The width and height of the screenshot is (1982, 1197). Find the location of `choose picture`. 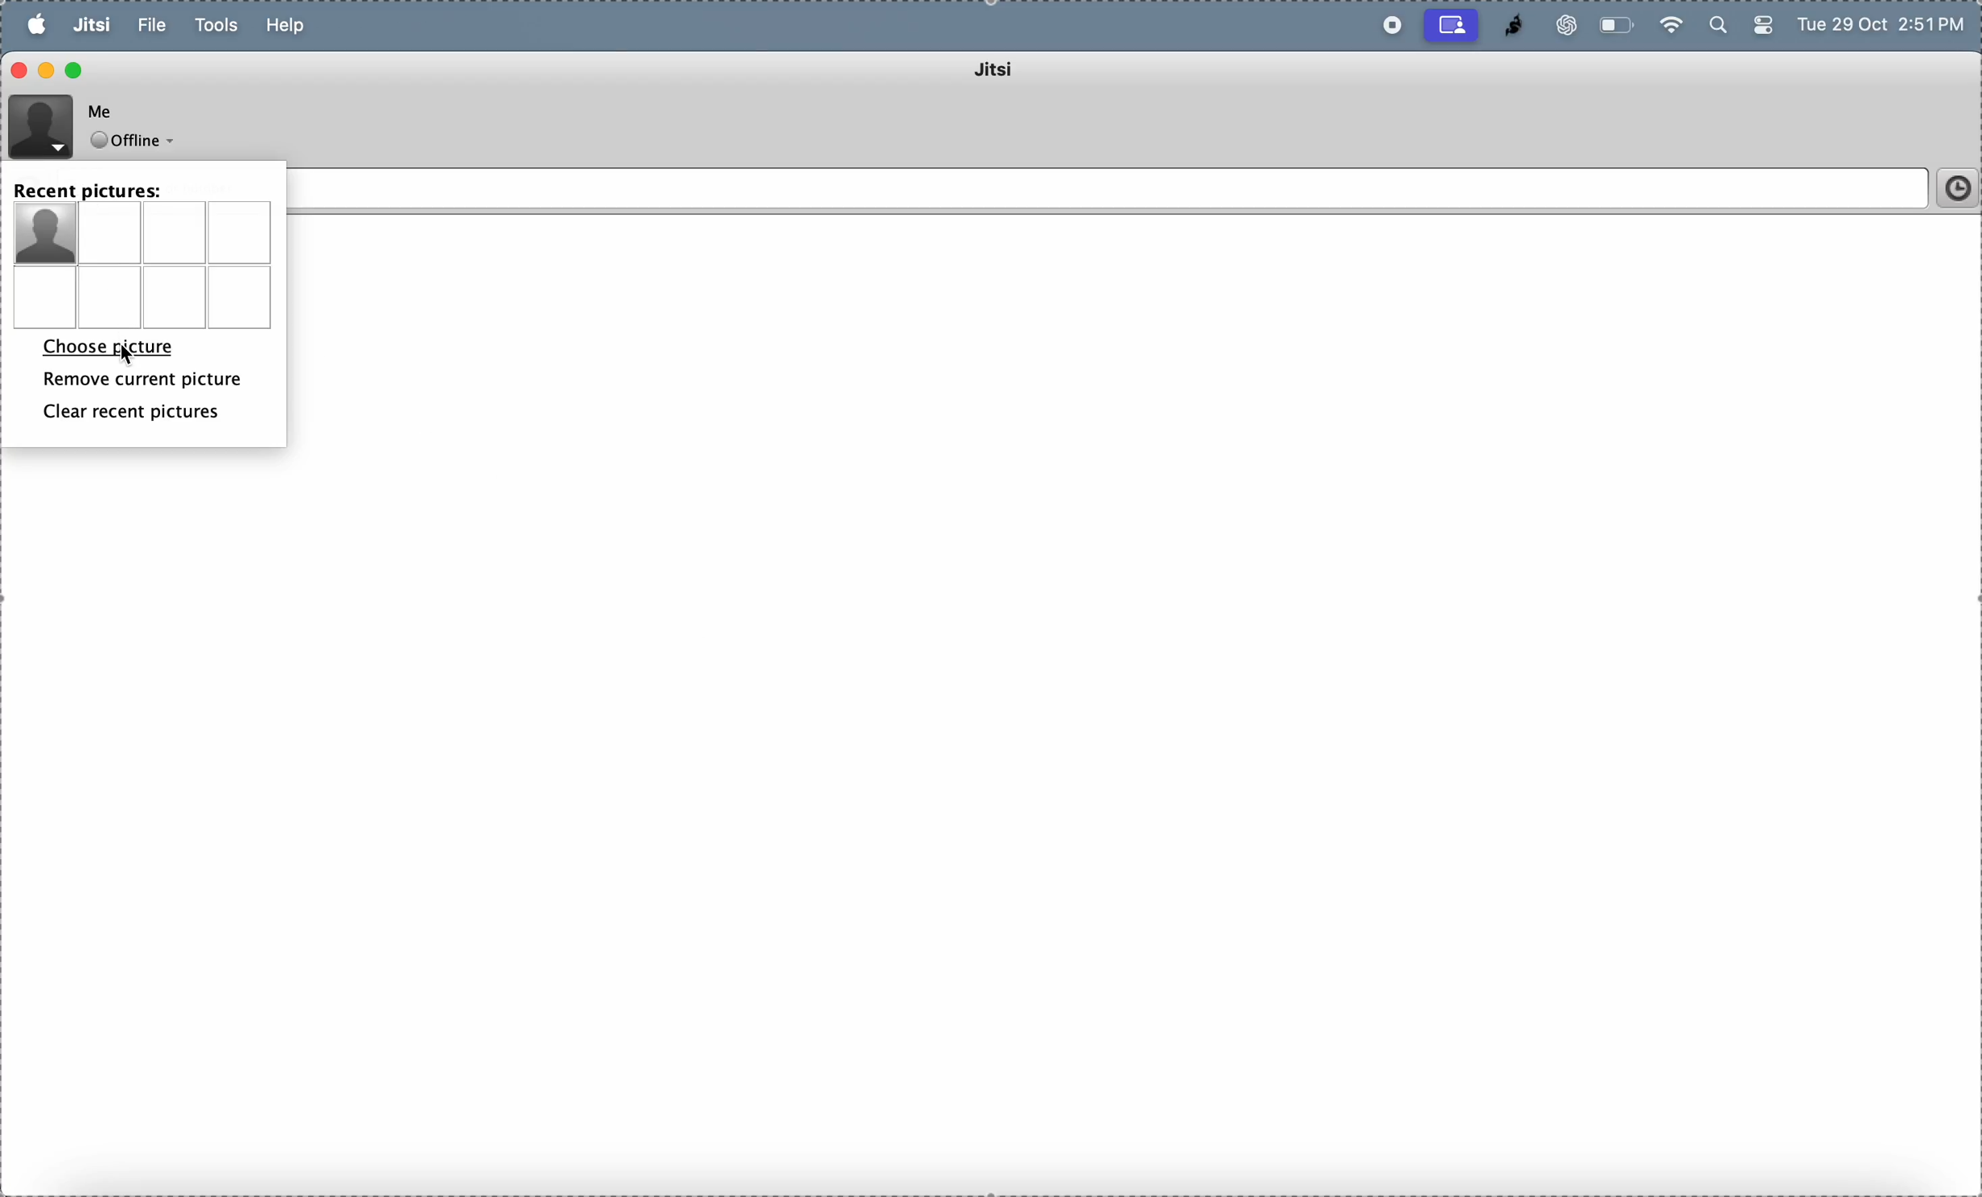

choose picture is located at coordinates (135, 345).